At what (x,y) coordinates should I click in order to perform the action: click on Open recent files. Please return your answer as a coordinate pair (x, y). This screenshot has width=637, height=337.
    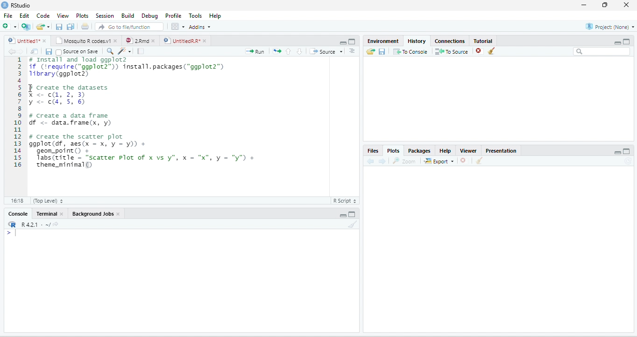
    Looking at the image, I should click on (48, 27).